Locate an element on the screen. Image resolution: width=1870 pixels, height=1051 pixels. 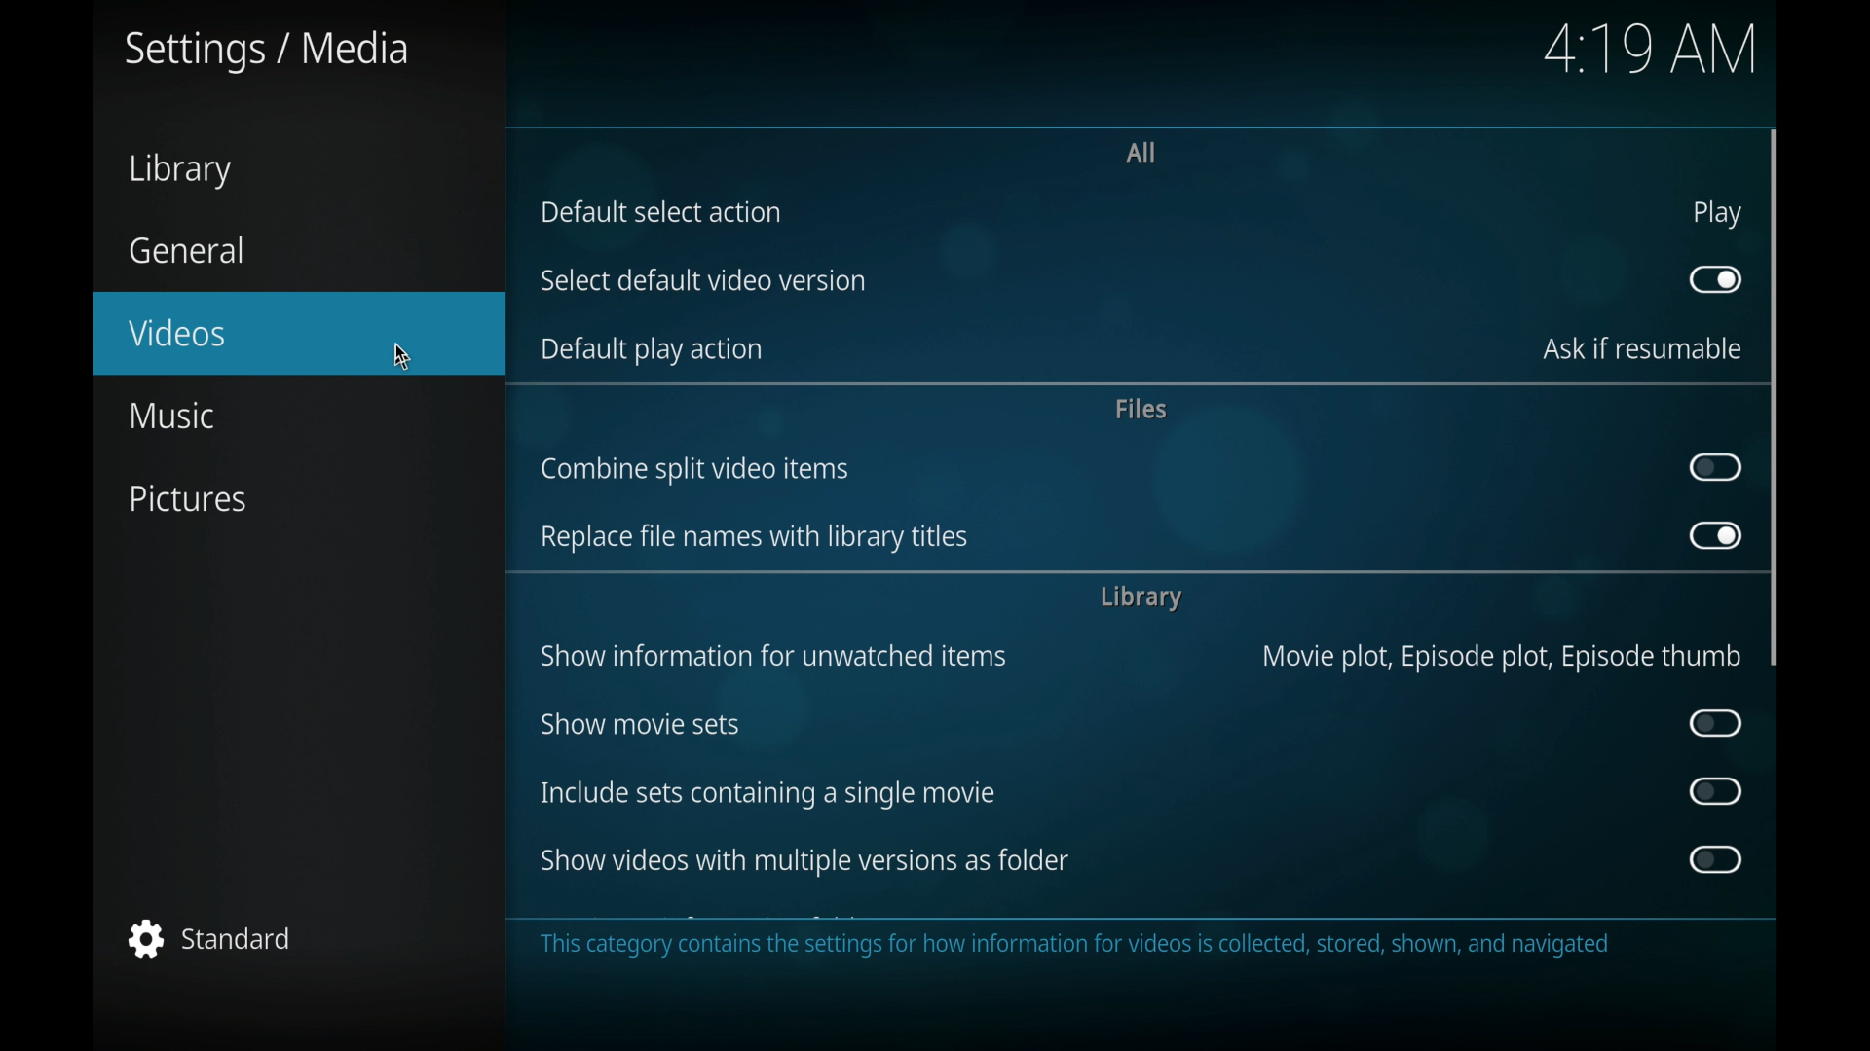
settings/ media is located at coordinates (263, 50).